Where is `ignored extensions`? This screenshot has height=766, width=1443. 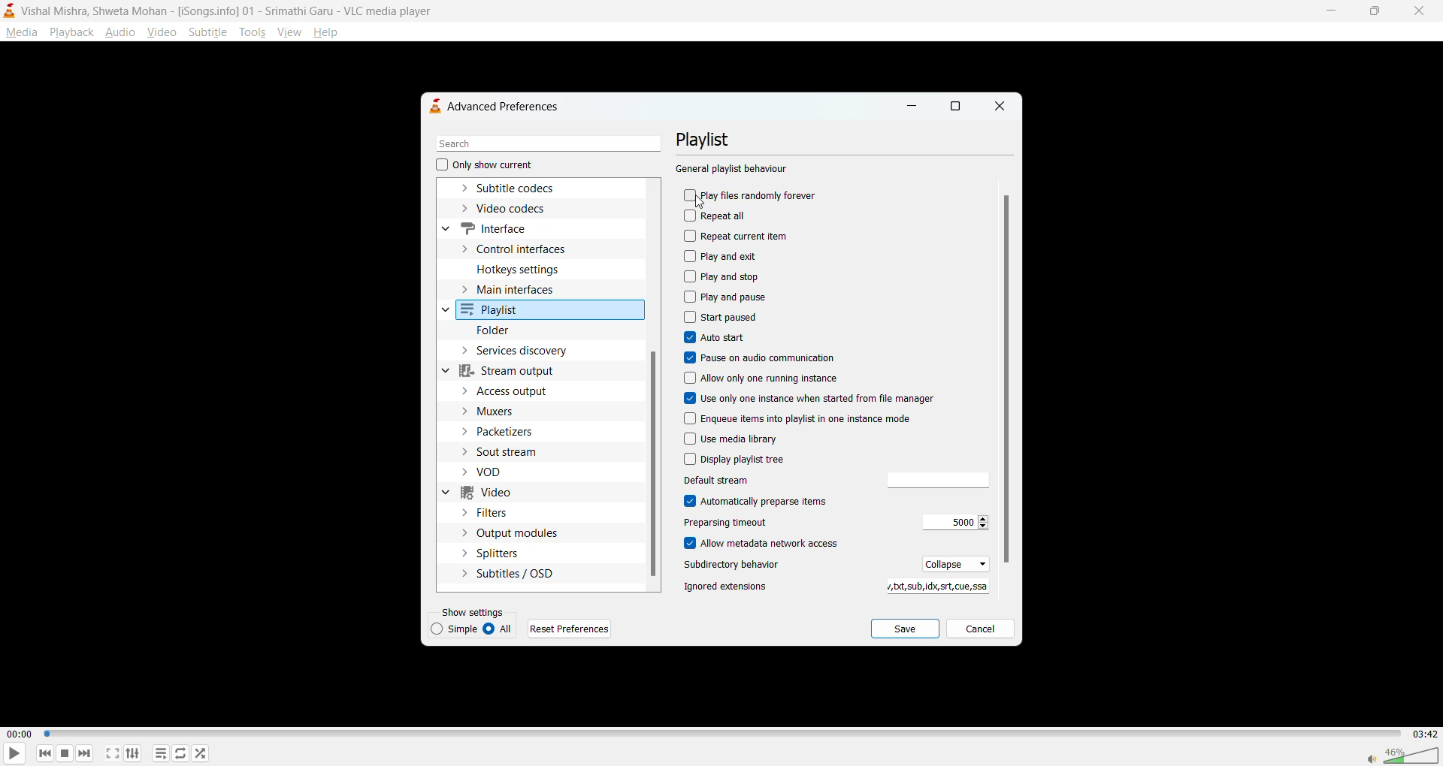
ignored extensions is located at coordinates (728, 587).